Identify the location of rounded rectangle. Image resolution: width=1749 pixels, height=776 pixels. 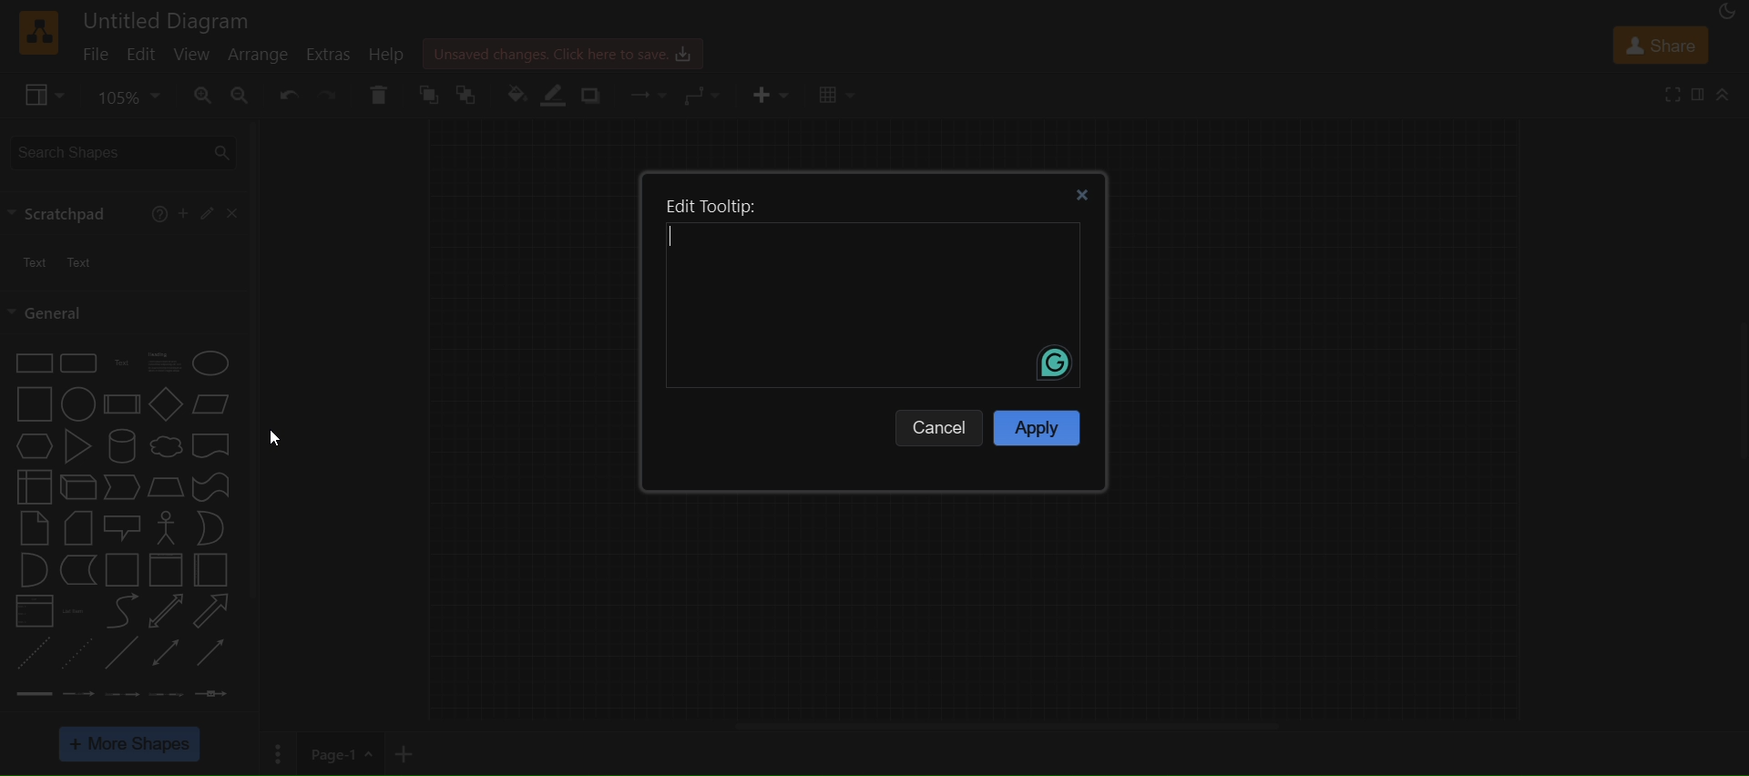
(77, 362).